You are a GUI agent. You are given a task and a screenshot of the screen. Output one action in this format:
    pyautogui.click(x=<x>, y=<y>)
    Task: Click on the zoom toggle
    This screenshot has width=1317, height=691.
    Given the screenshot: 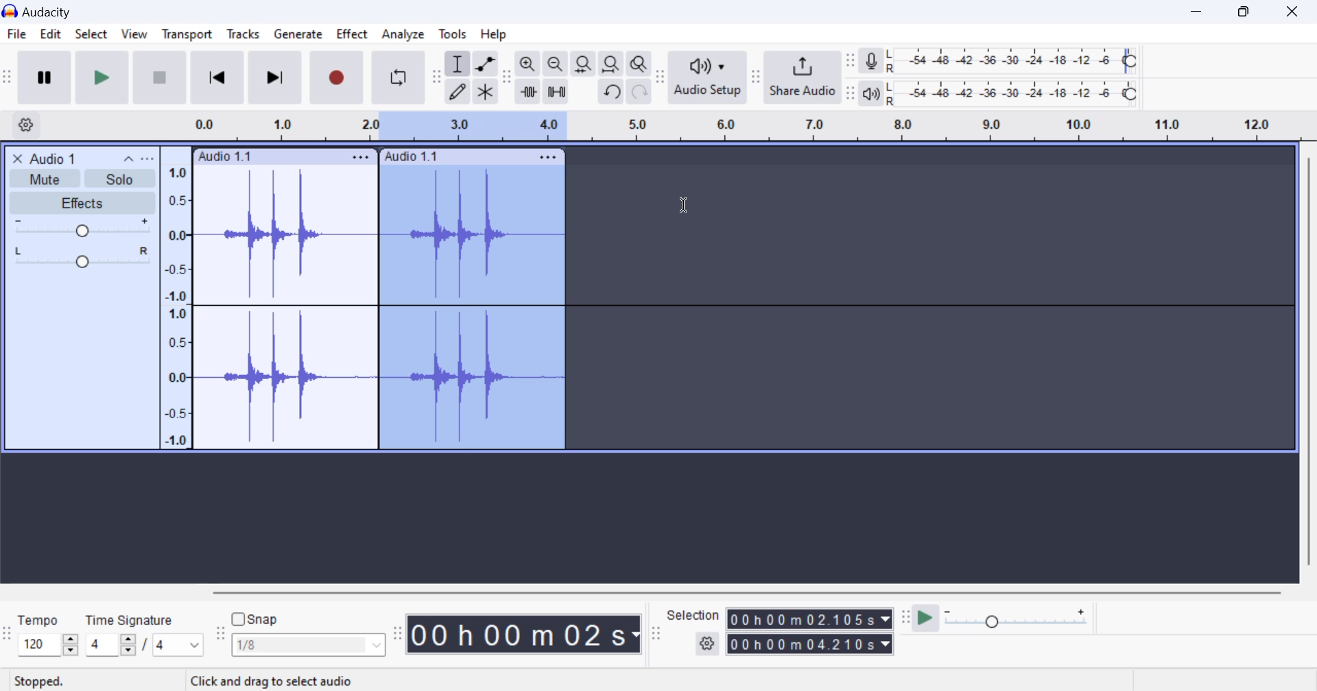 What is the action you would take?
    pyautogui.click(x=640, y=65)
    